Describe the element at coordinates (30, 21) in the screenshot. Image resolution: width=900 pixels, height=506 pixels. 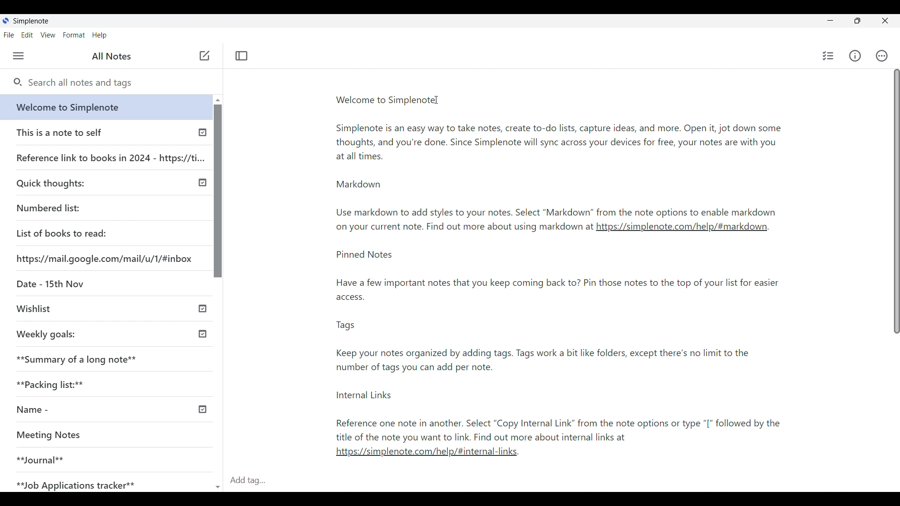
I see `Software name` at that location.